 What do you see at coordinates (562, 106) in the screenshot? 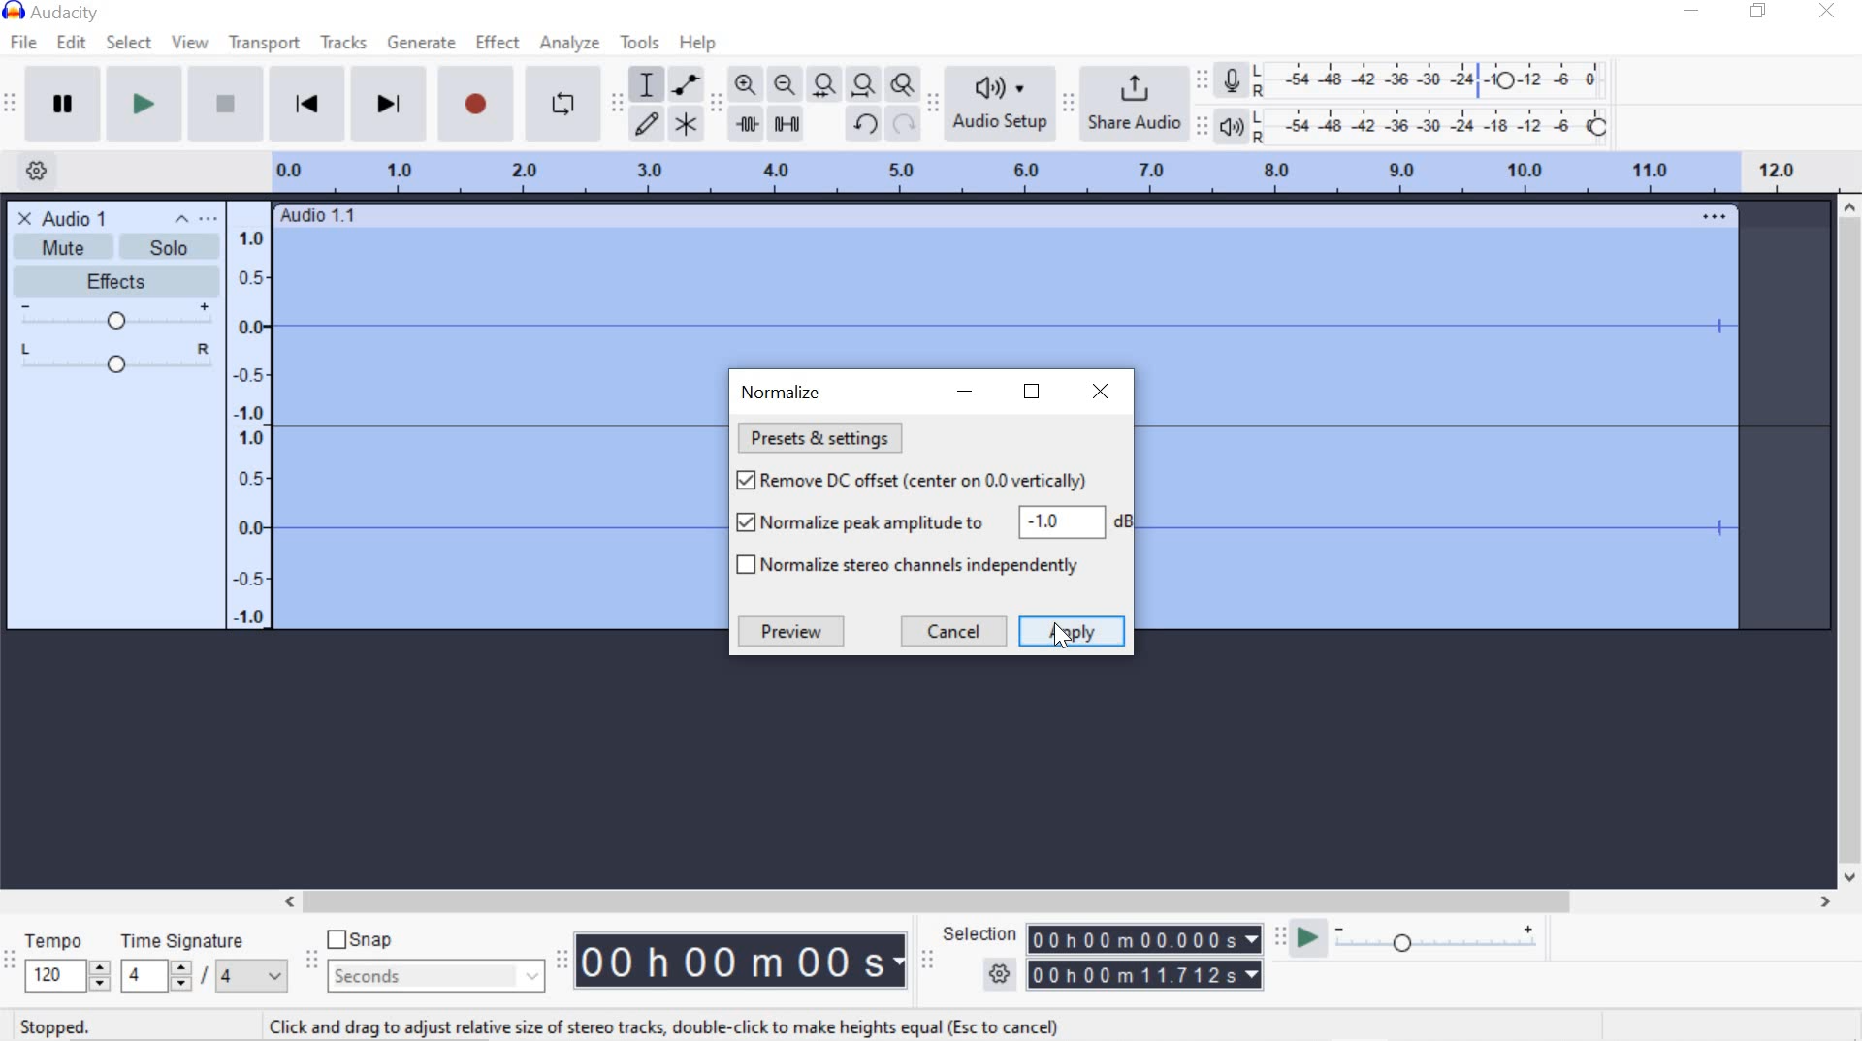
I see `Enable Looping` at bounding box center [562, 106].